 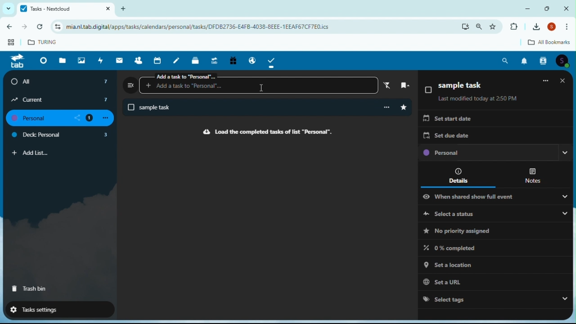 I want to click on Contacts, so click(x=544, y=61).